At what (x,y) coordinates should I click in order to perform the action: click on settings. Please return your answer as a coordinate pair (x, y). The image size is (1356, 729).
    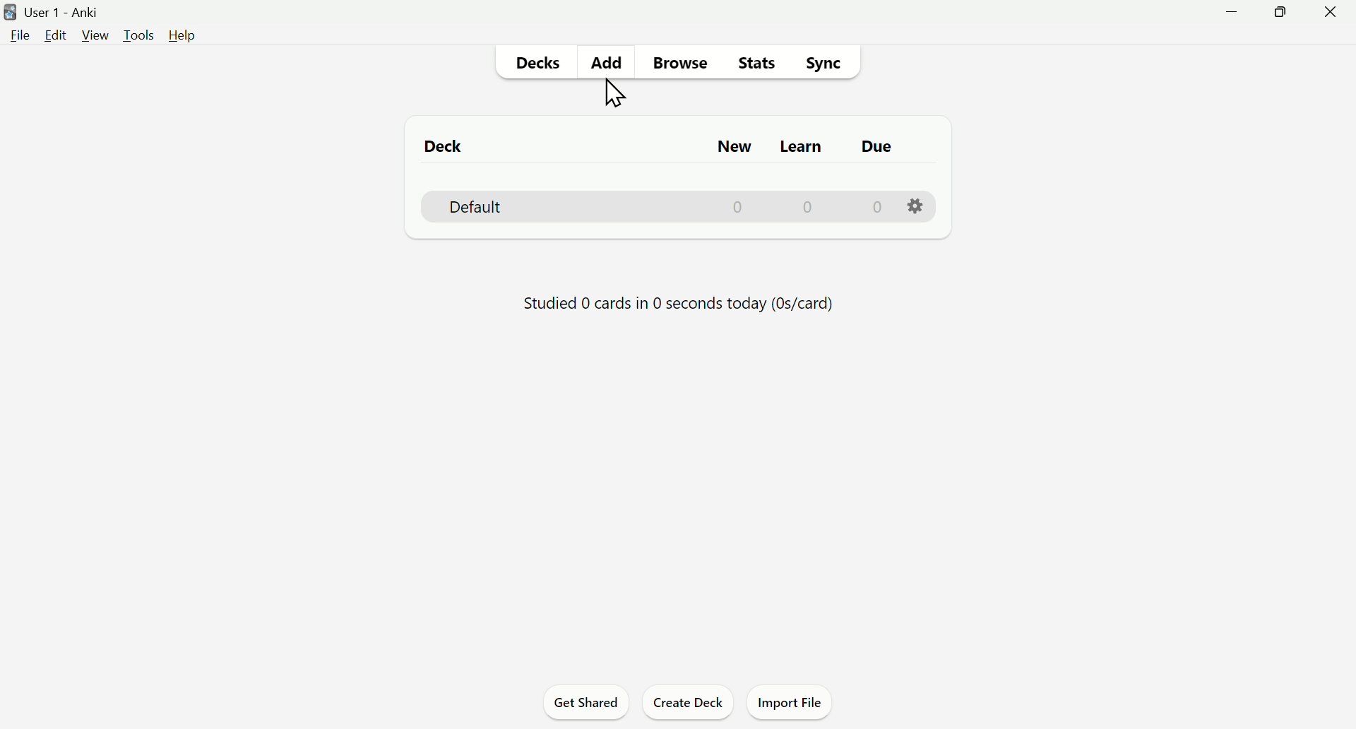
    Looking at the image, I should click on (917, 207).